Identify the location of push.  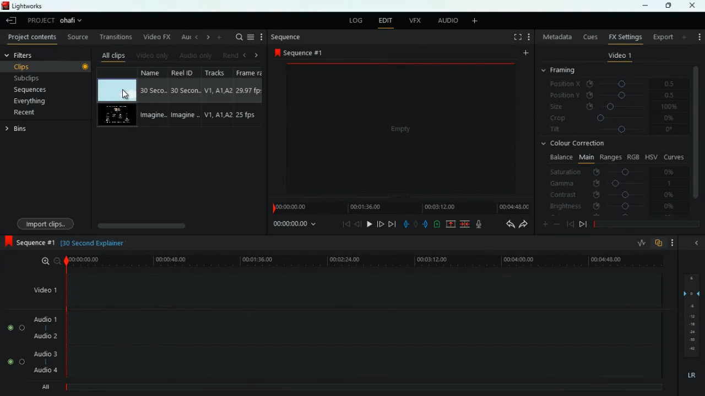
(425, 224).